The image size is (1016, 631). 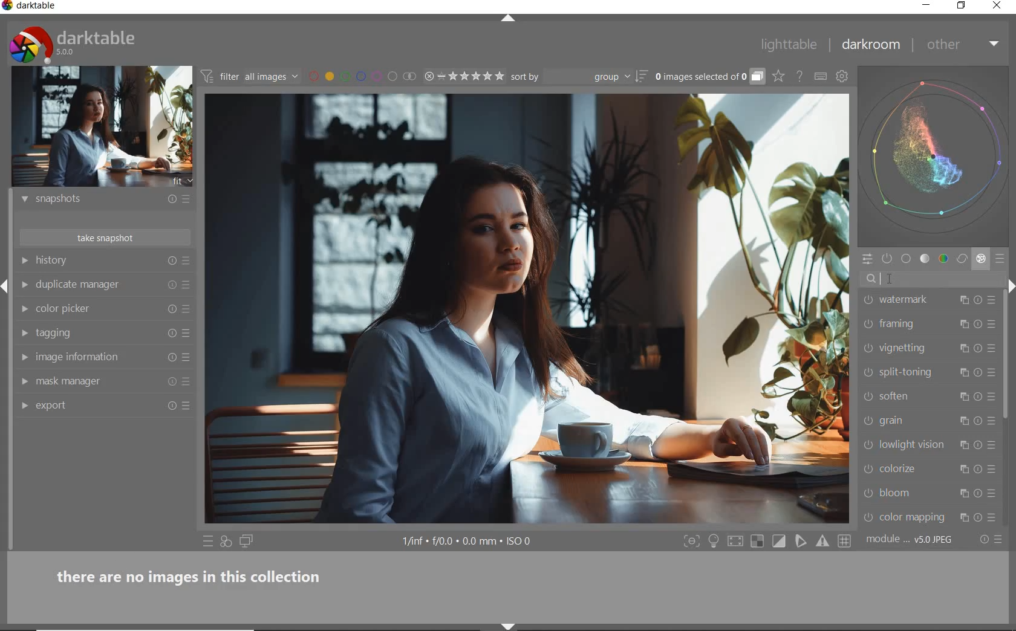 I want to click on mask manager, so click(x=88, y=381).